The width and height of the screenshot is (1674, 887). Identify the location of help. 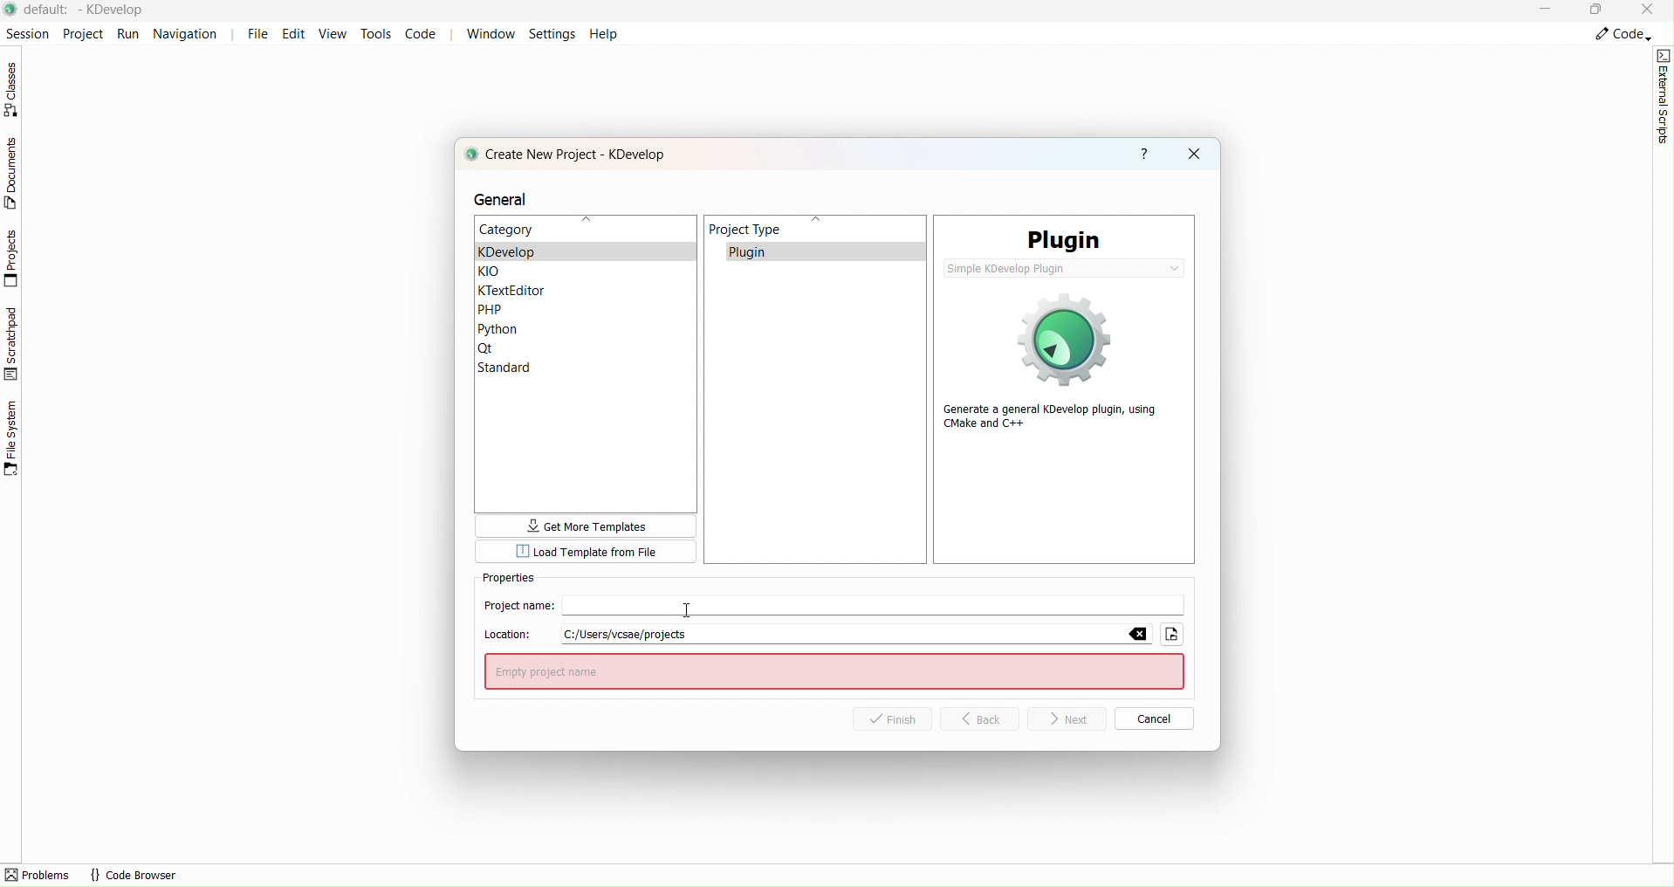
(1144, 155).